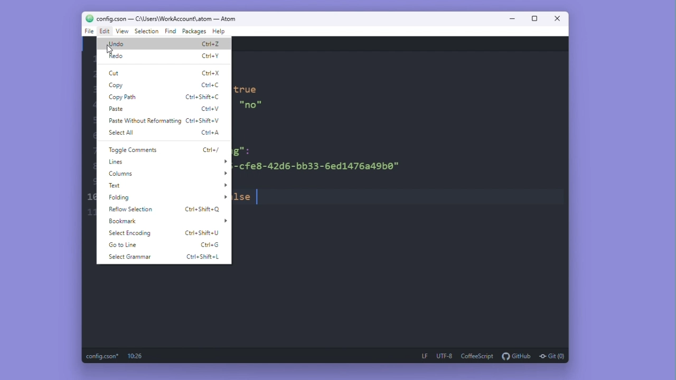 The height and width of the screenshot is (380, 676). Describe the element at coordinates (212, 134) in the screenshot. I see `ctrl+A` at that location.